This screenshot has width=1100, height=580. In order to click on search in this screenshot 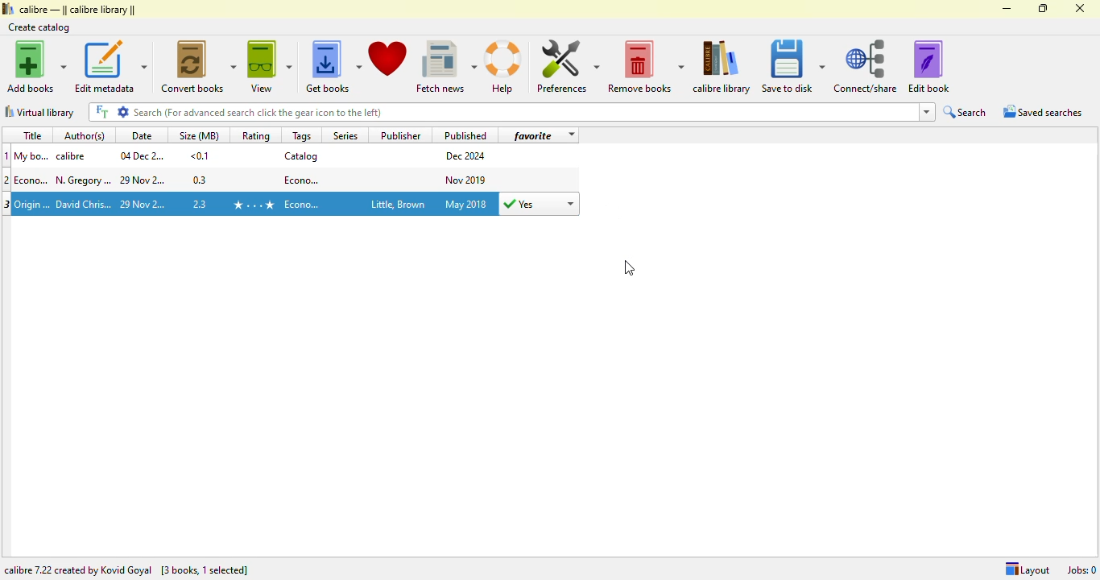, I will do `click(966, 112)`.